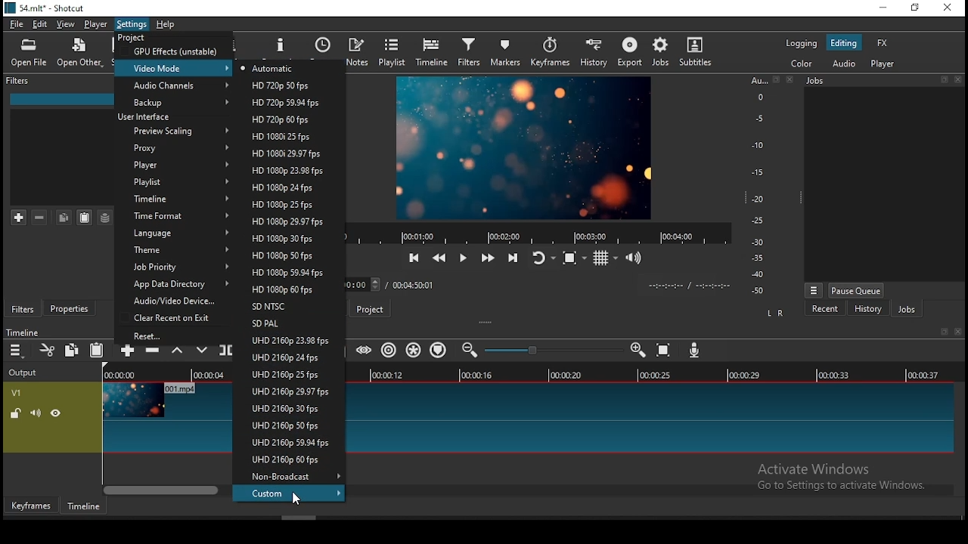 The image size is (968, 544). What do you see at coordinates (287, 391) in the screenshot?
I see `resolution option` at bounding box center [287, 391].